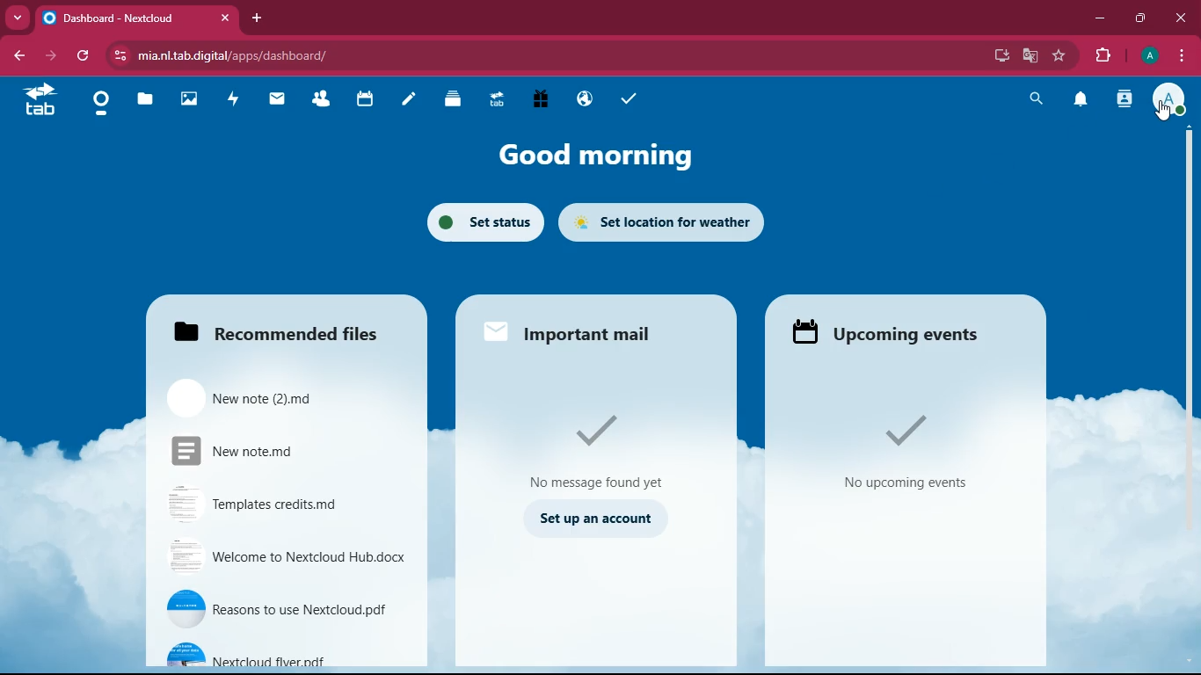  What do you see at coordinates (539, 100) in the screenshot?
I see `Free Trial` at bounding box center [539, 100].